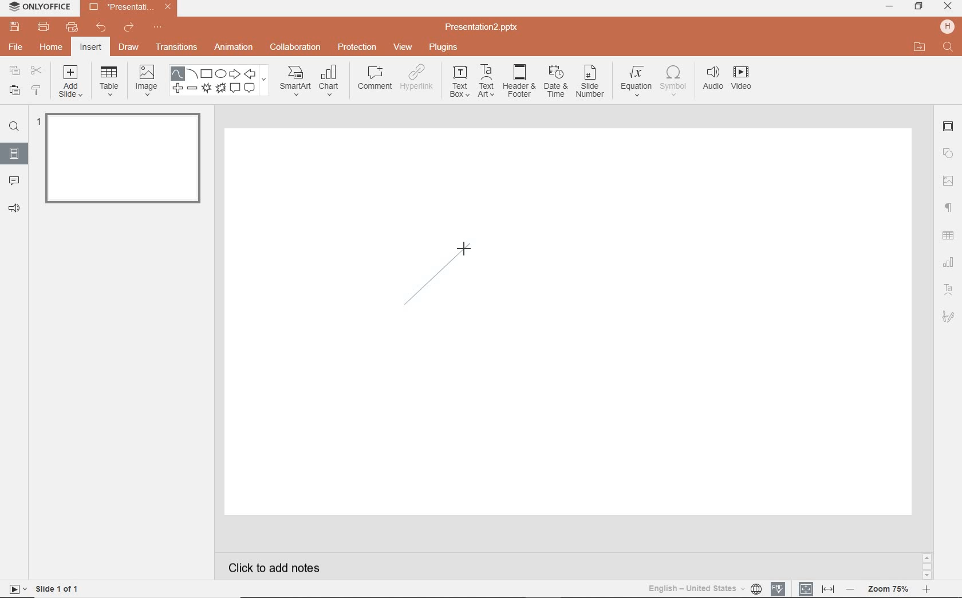  What do you see at coordinates (817, 588) in the screenshot?
I see `FIT TO SLIDE / FIT TO WIDTH` at bounding box center [817, 588].